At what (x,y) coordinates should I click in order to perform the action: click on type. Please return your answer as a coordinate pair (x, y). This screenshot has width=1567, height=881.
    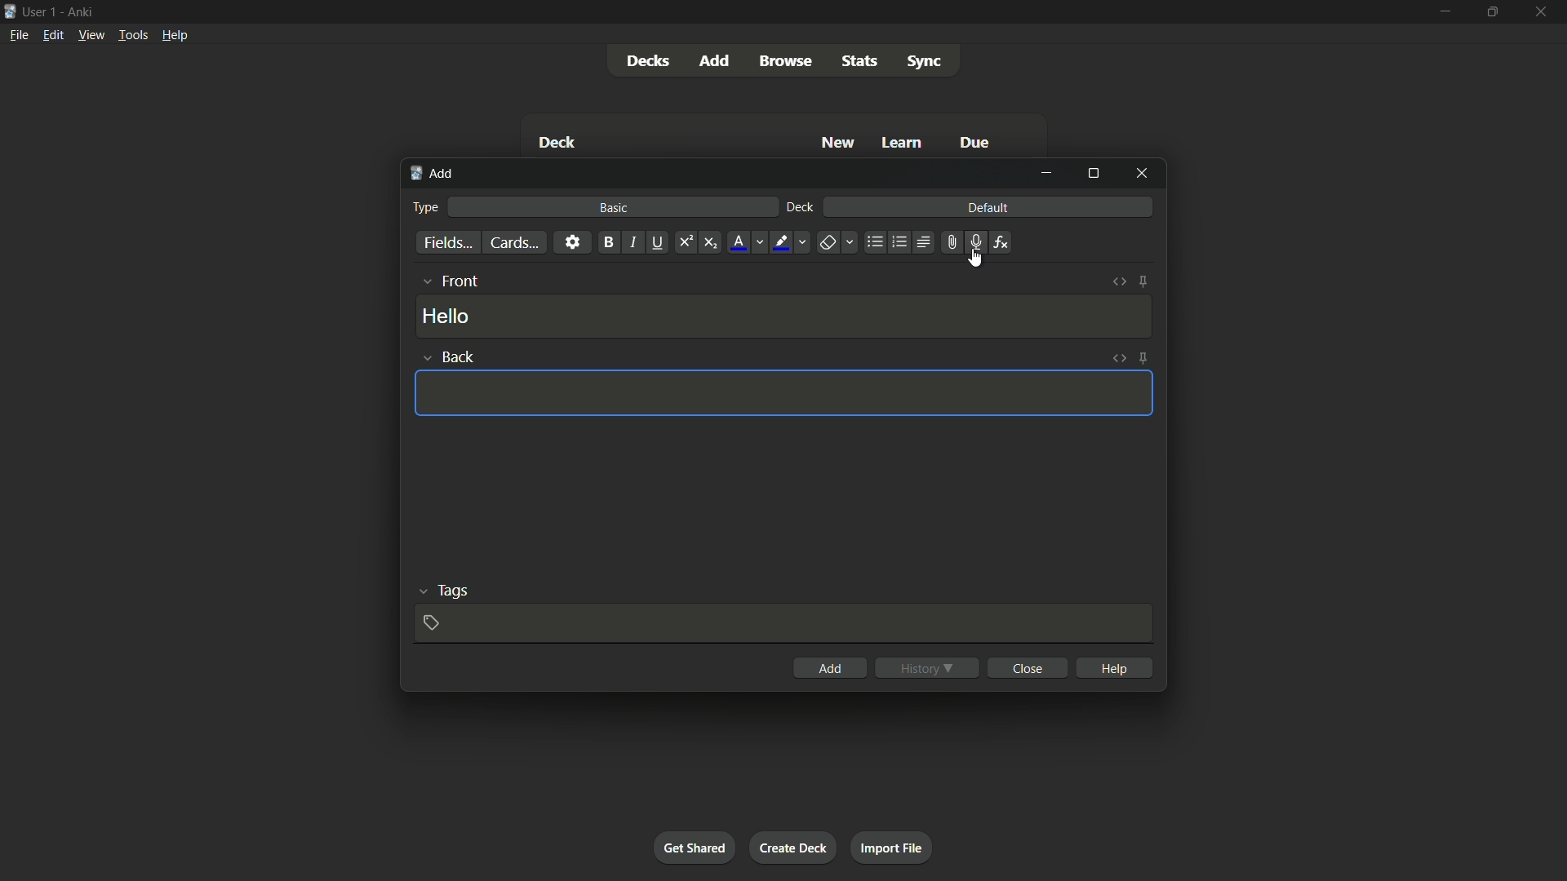
    Looking at the image, I should click on (426, 207).